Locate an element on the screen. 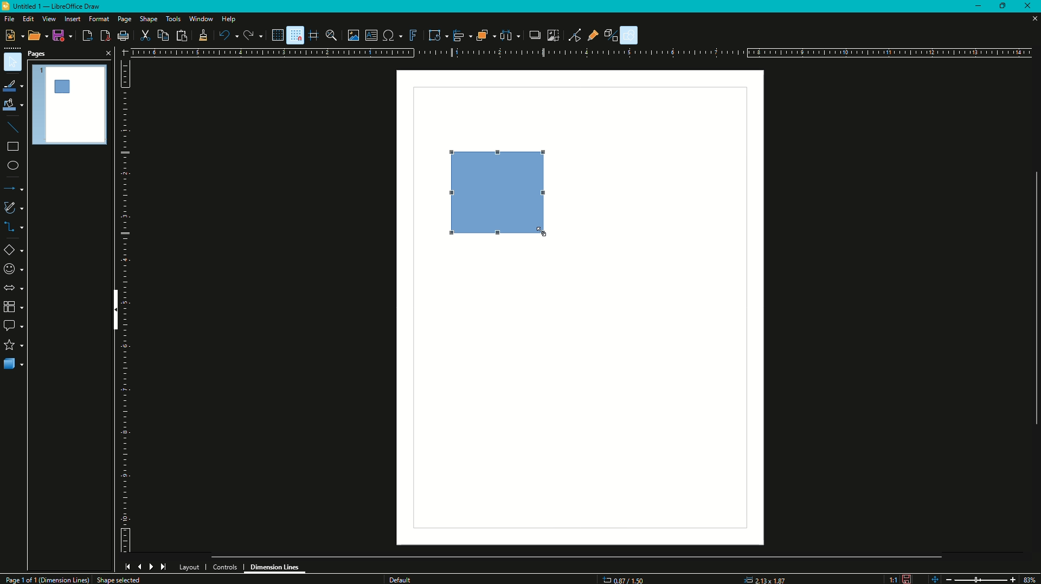  Display Grid is located at coordinates (274, 35).